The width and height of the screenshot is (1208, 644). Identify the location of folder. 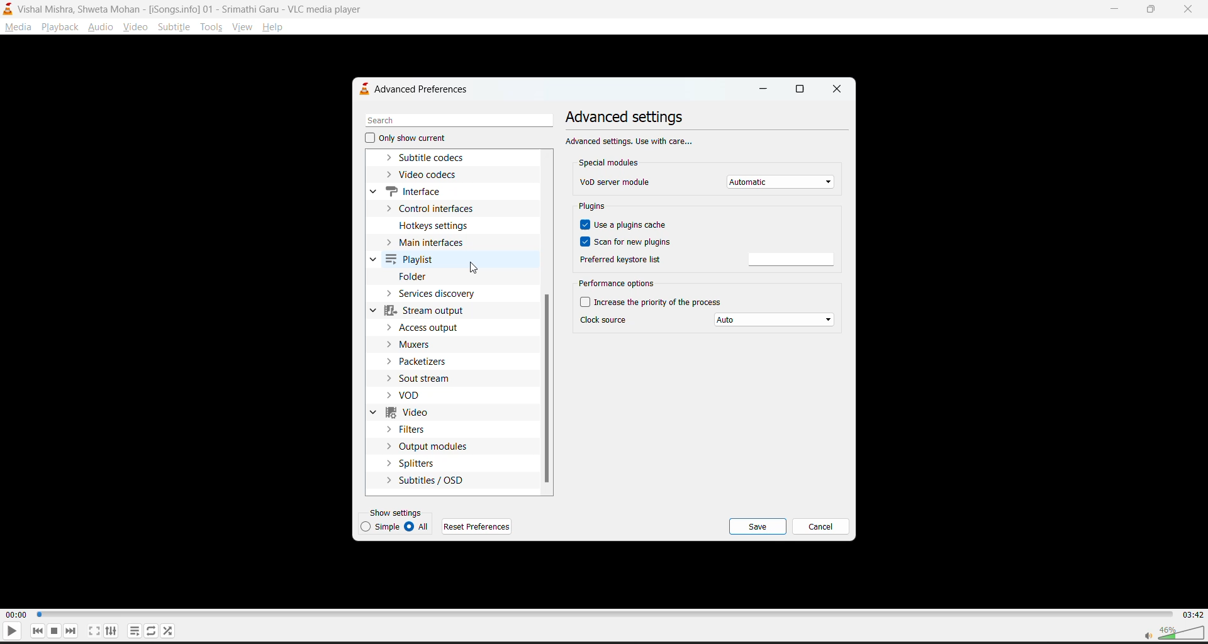
(416, 277).